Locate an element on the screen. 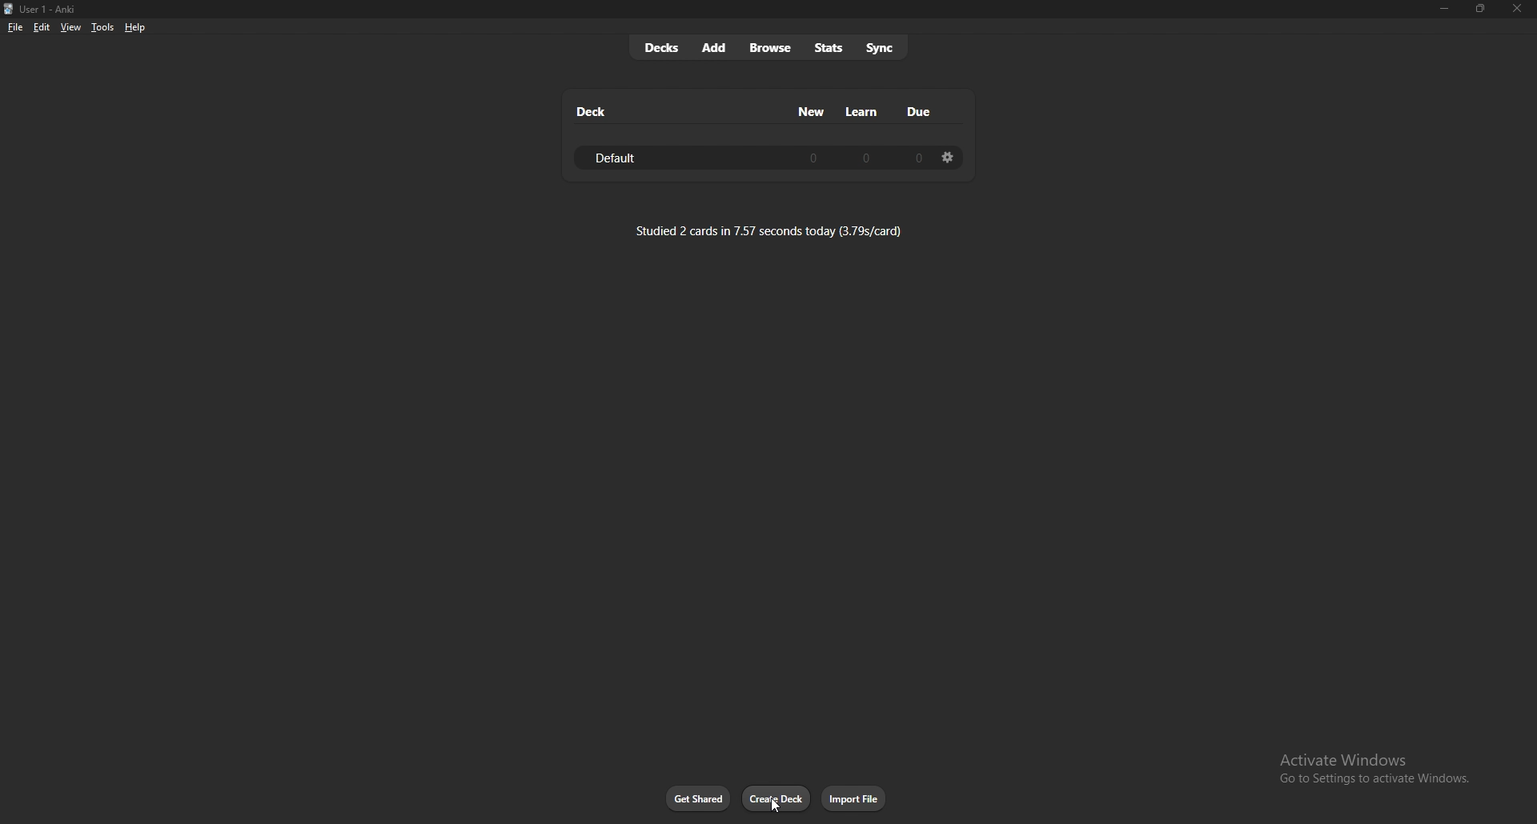 The width and height of the screenshot is (1537, 824). default is located at coordinates (624, 158).